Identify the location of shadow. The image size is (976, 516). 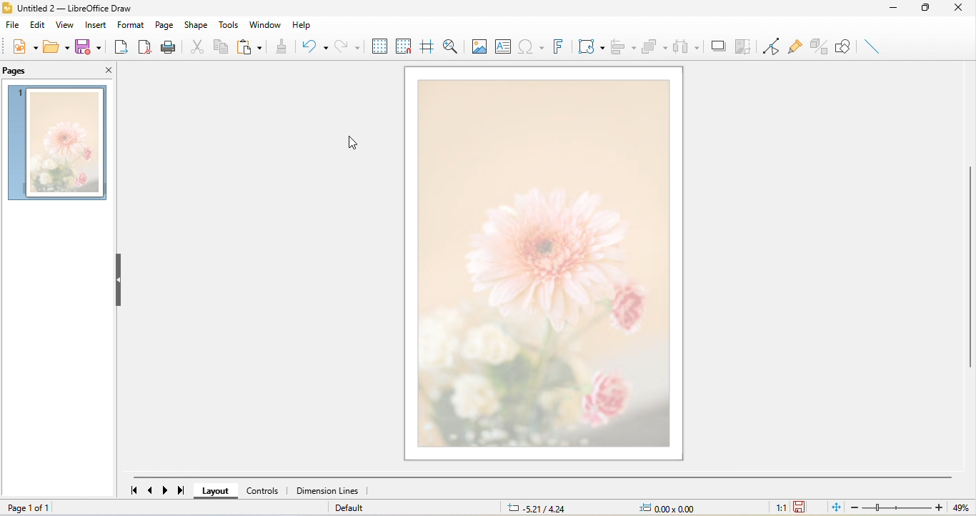
(716, 44).